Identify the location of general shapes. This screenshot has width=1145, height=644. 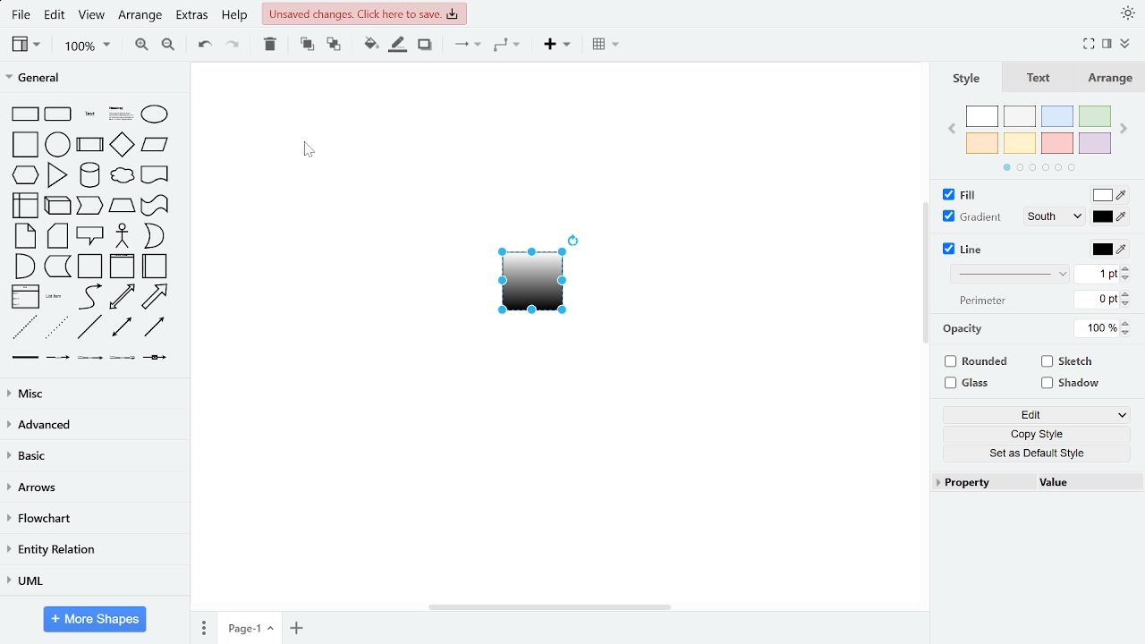
(154, 145).